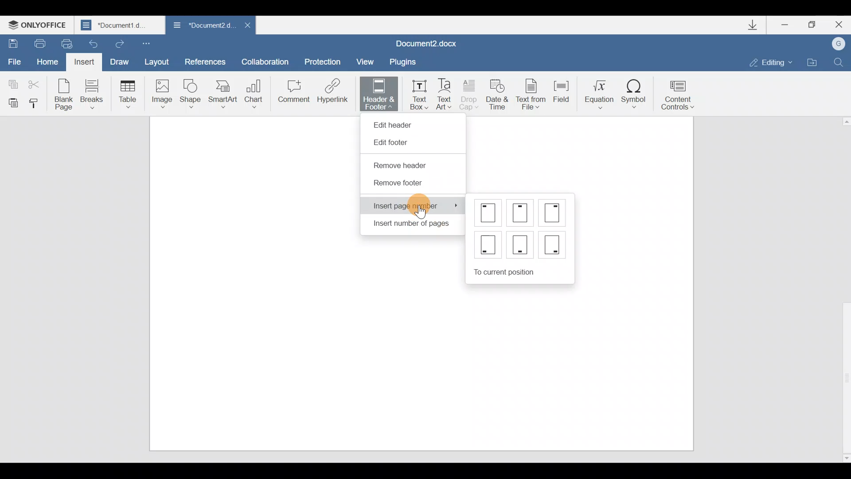 The height and width of the screenshot is (479, 851). I want to click on Insert number of pages, so click(409, 225).